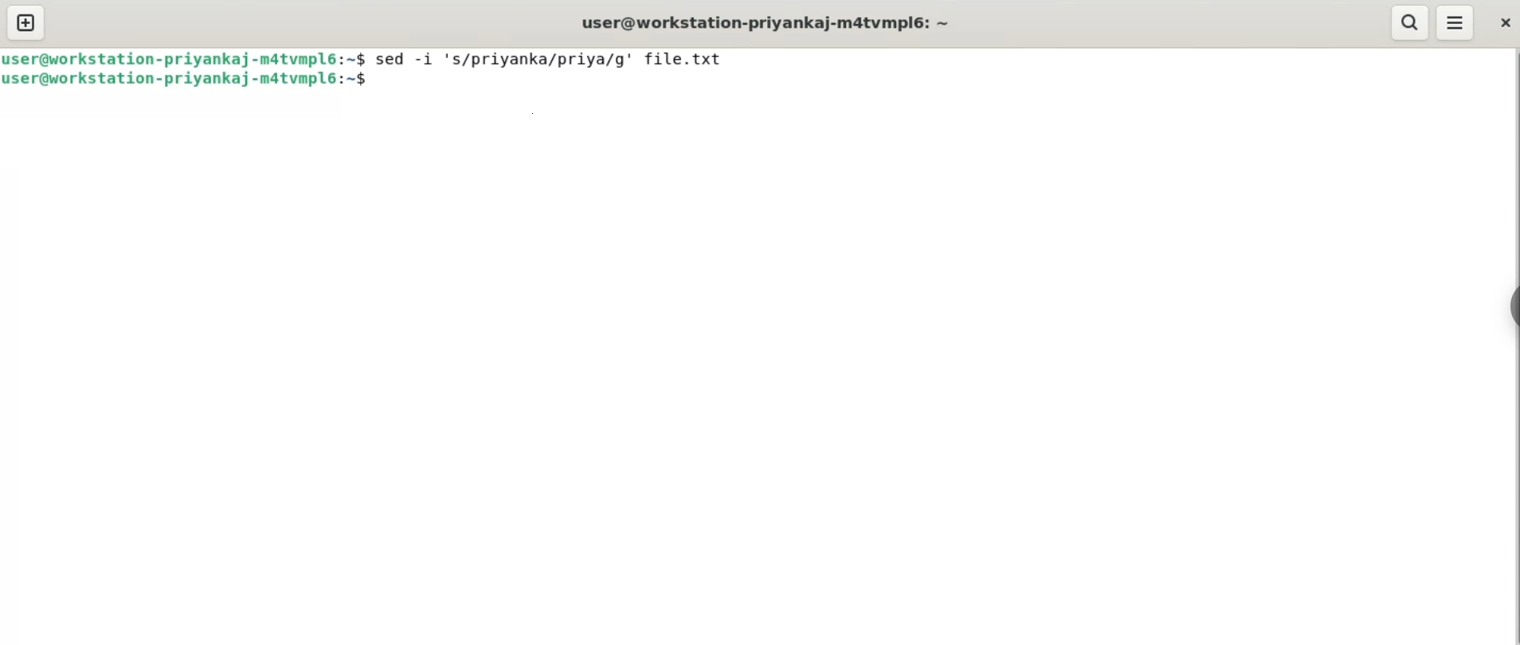 The height and width of the screenshot is (645, 1520). Describe the element at coordinates (186, 58) in the screenshot. I see `user@workstation-priyankaj-matvmpl6:~$ ` at that location.